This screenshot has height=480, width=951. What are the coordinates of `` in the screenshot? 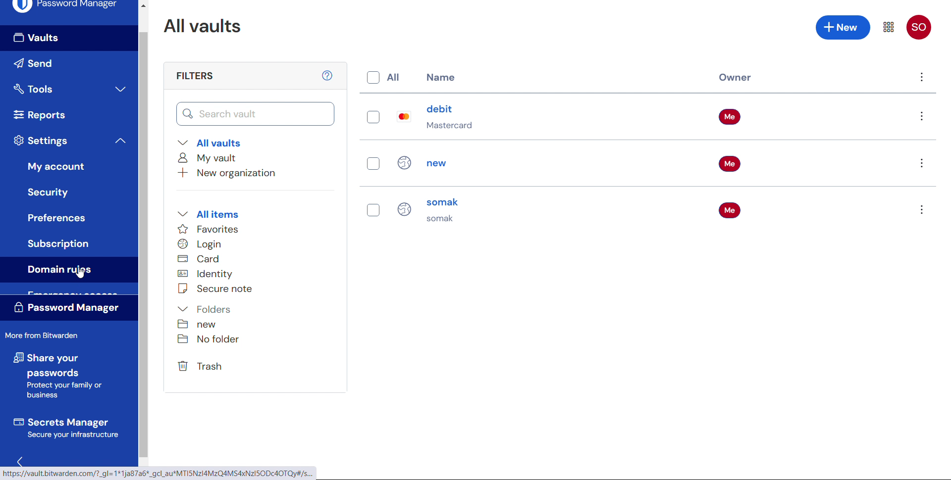 It's located at (56, 218).